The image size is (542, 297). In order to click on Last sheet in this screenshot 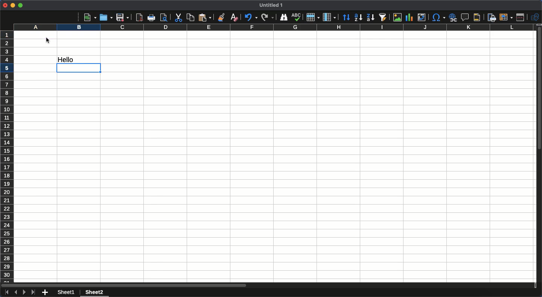, I will do `click(33, 292)`.